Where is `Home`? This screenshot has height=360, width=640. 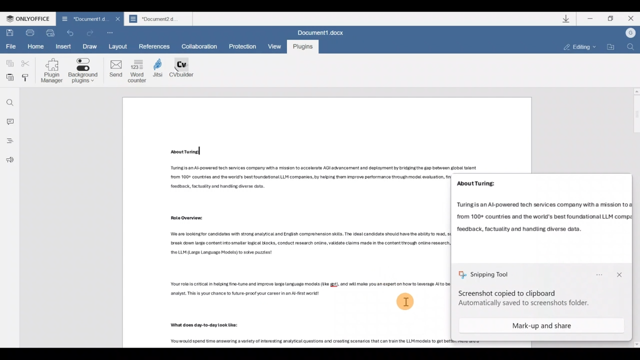
Home is located at coordinates (37, 47).